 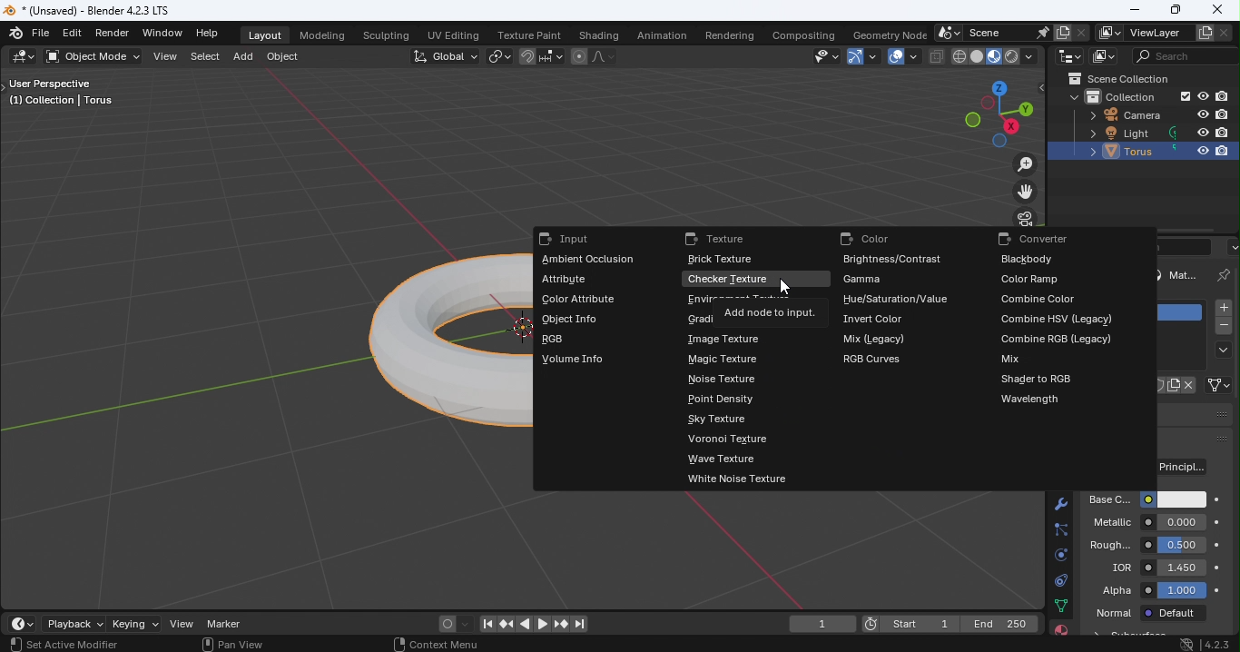 I want to click on Camera, so click(x=1119, y=114).